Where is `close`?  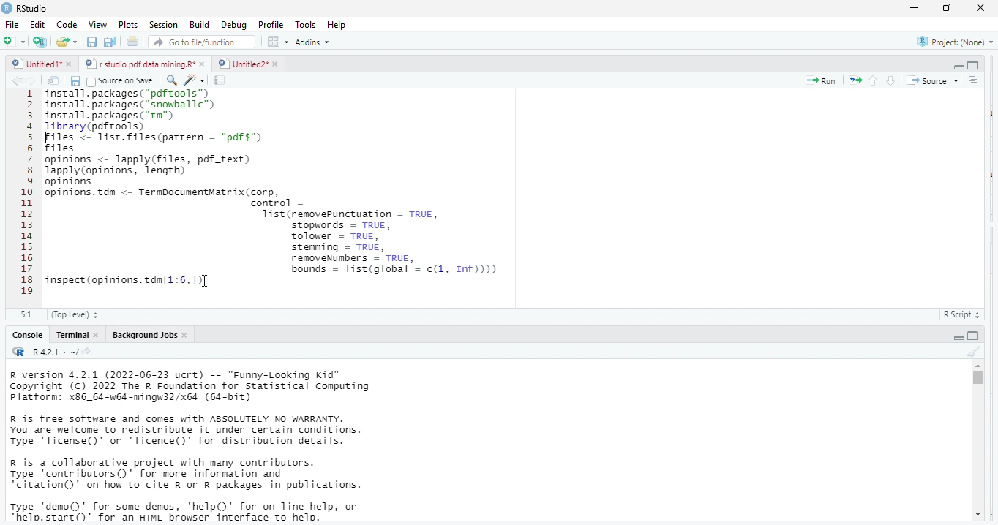
close is located at coordinates (203, 64).